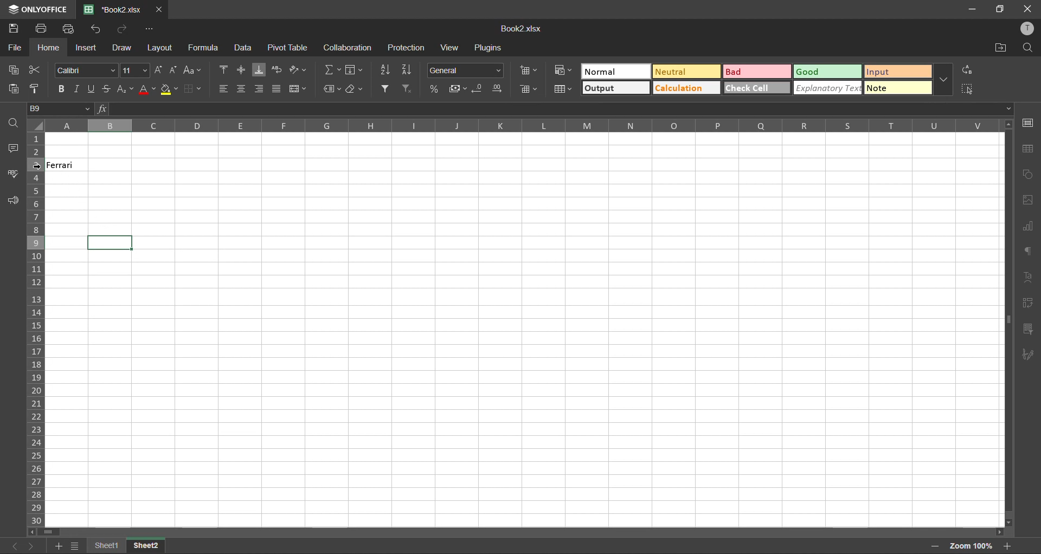  Describe the element at coordinates (13, 202) in the screenshot. I see `feedback` at that location.